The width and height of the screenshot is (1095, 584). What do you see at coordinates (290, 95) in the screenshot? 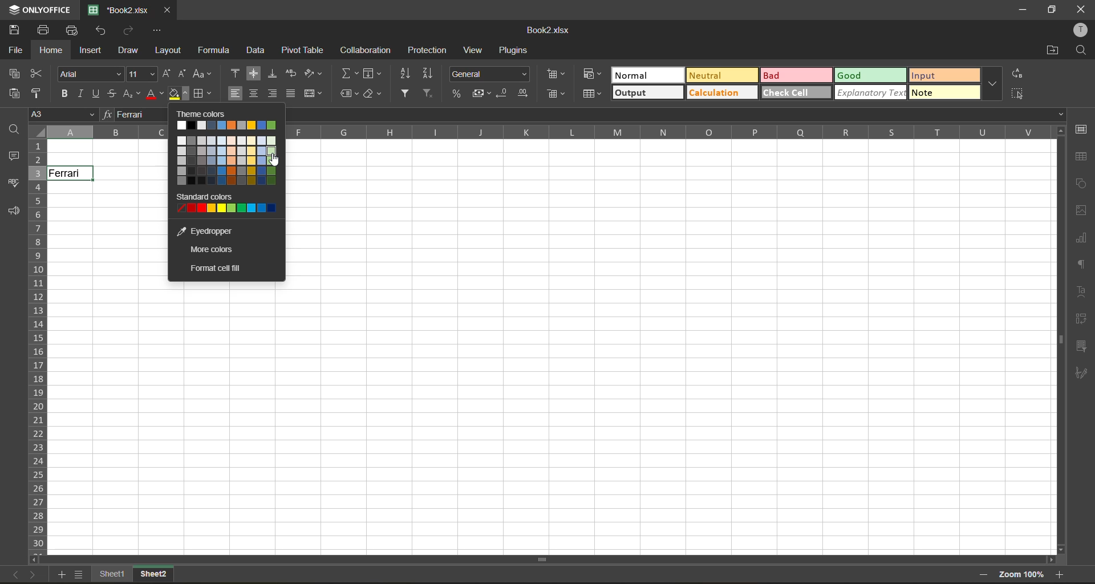
I see `justified` at bounding box center [290, 95].